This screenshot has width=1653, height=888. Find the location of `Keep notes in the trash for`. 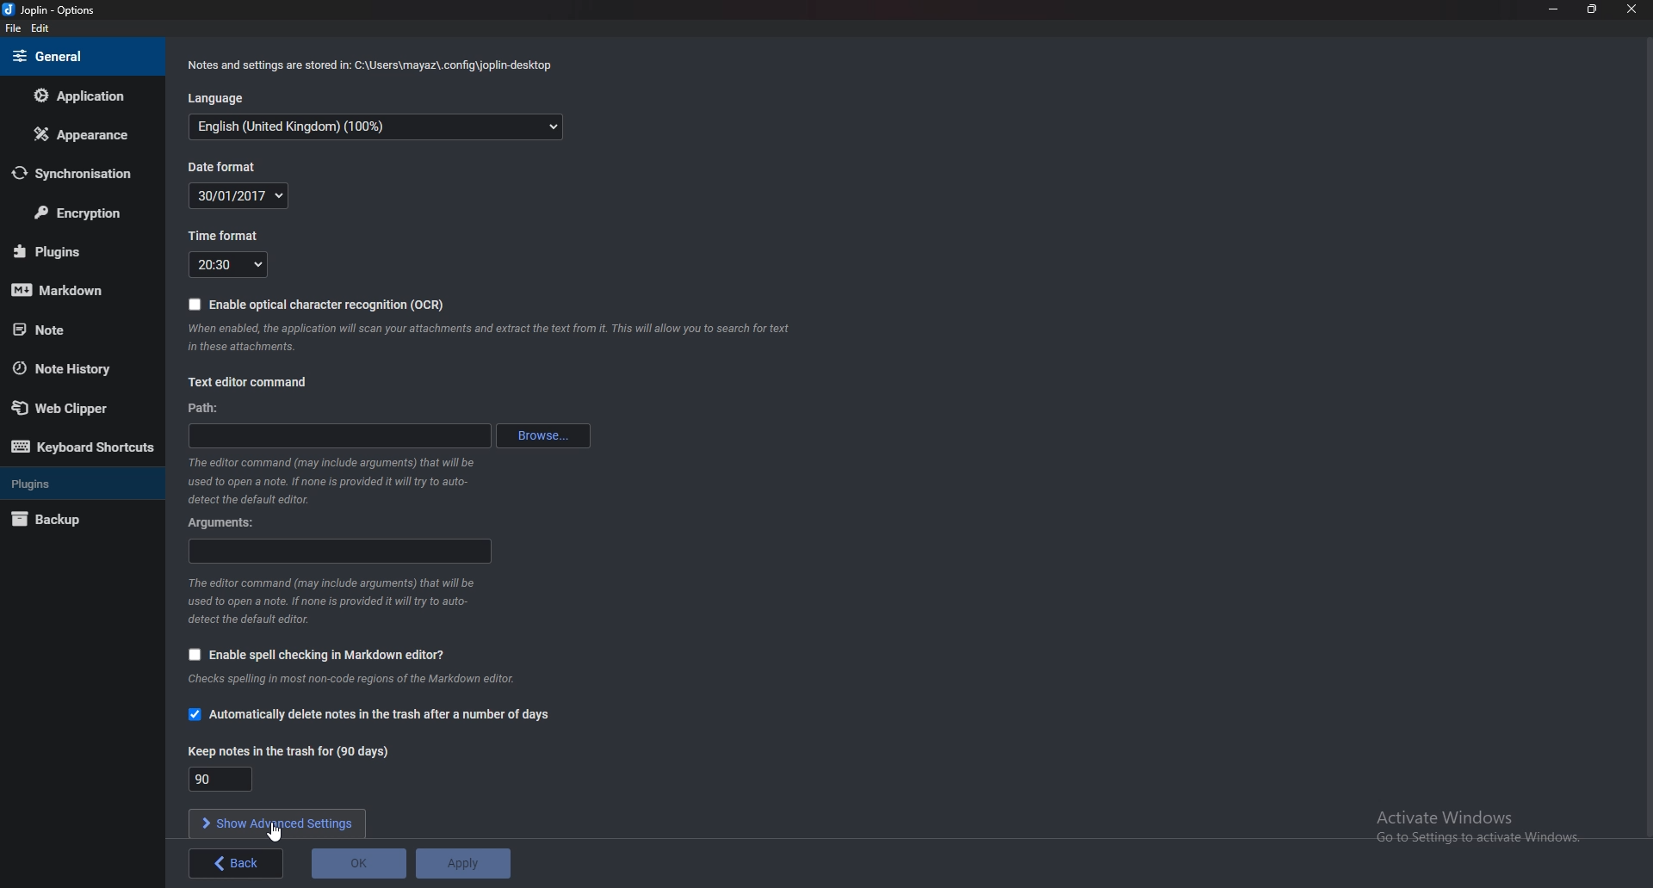

Keep notes in the trash for is located at coordinates (220, 779).